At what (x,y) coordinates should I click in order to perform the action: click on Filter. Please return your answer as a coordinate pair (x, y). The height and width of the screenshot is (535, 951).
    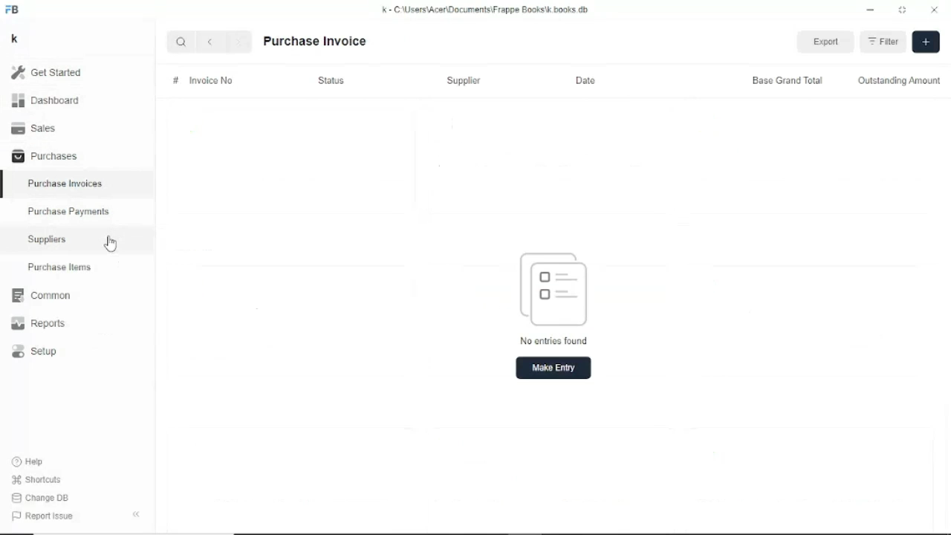
    Looking at the image, I should click on (885, 42).